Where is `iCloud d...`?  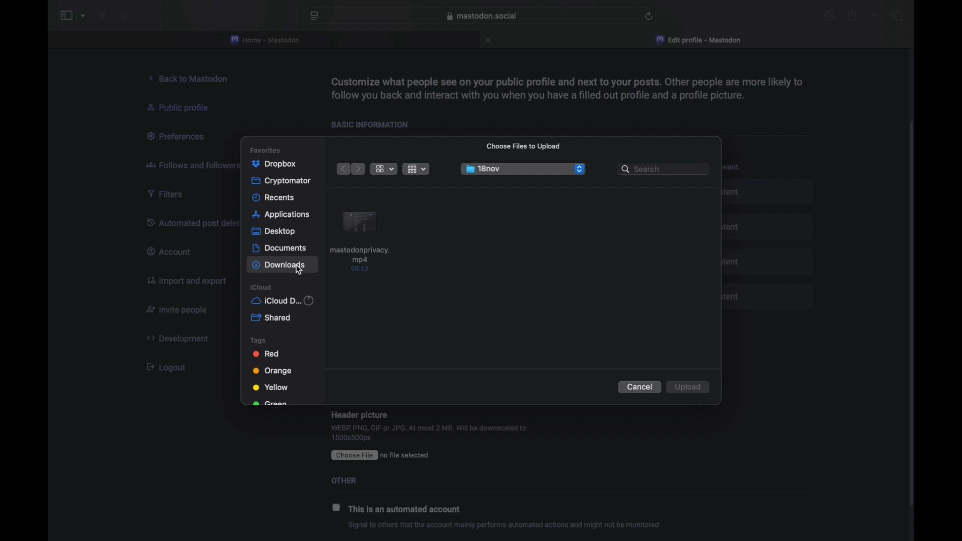 iCloud d... is located at coordinates (283, 301).